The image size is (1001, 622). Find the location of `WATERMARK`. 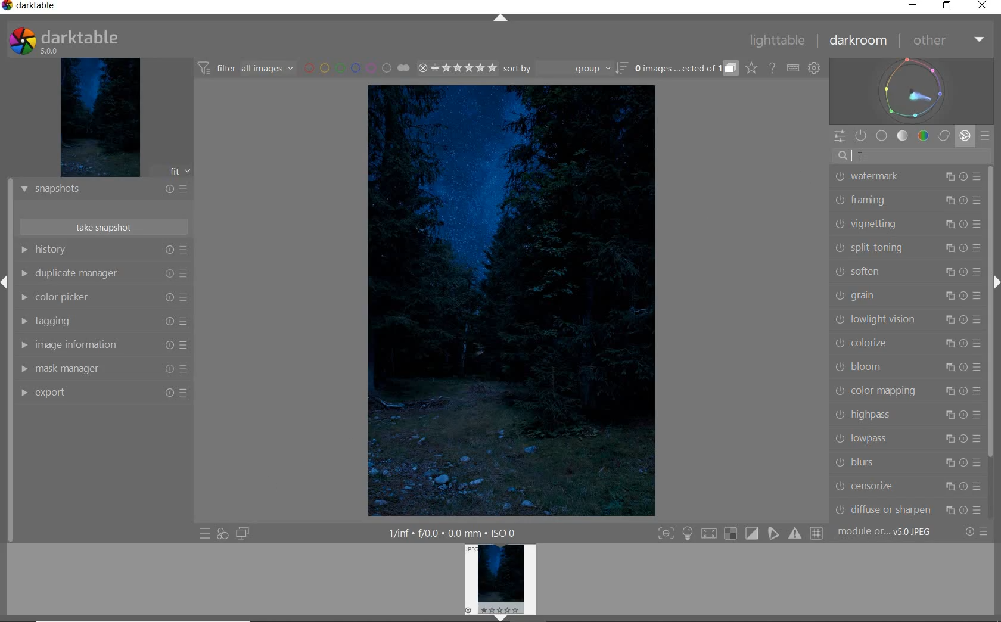

WATERMARK is located at coordinates (907, 178).